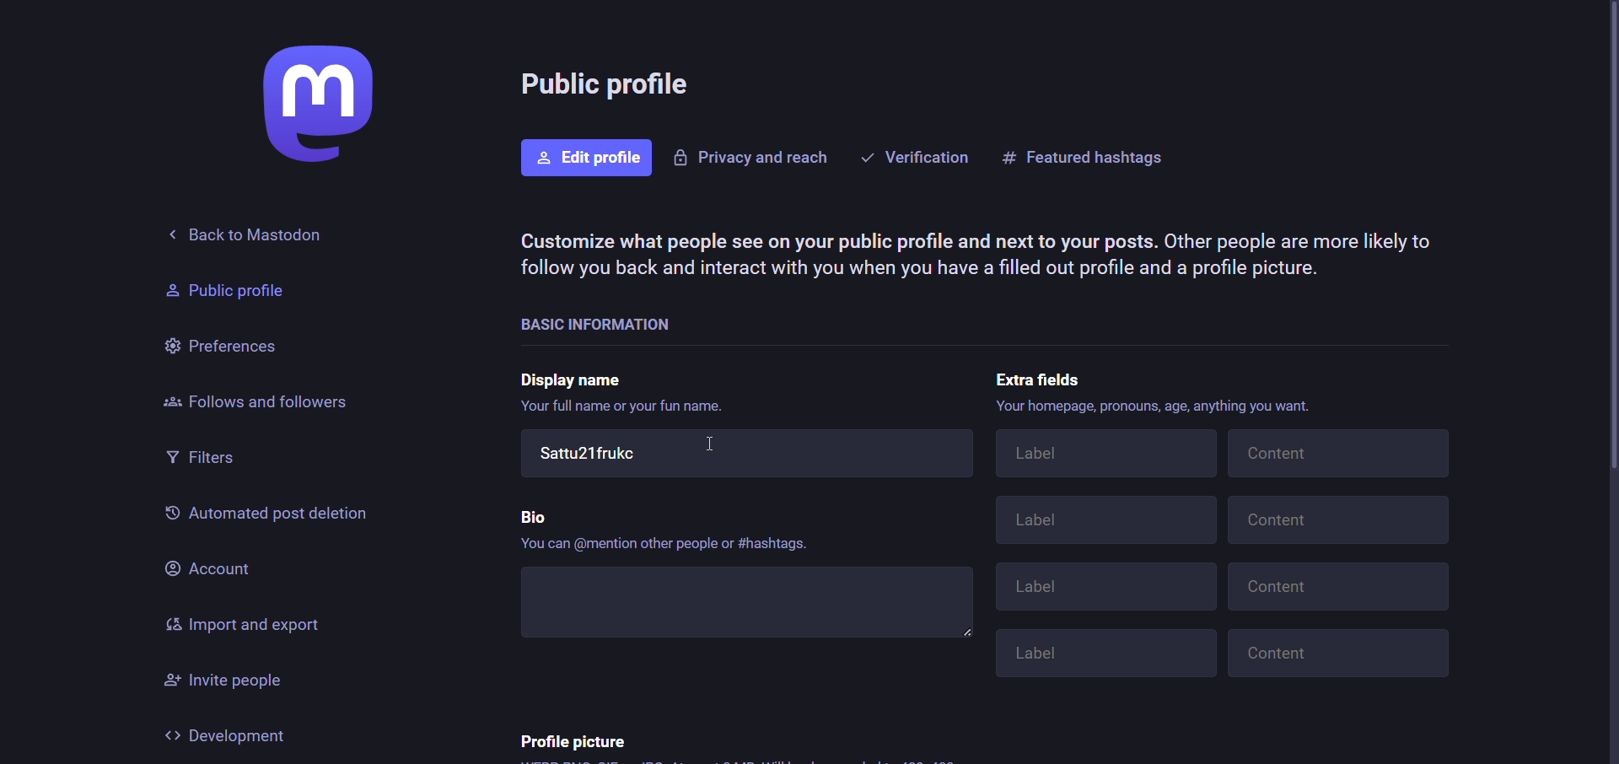 Image resolution: width=1619 pixels, height=764 pixels. I want to click on Customize what people see on your public profile and next to your posts. Other people are more likely to
follow you back and interact with you when you have a filled out profile and a profile picture., so click(976, 256).